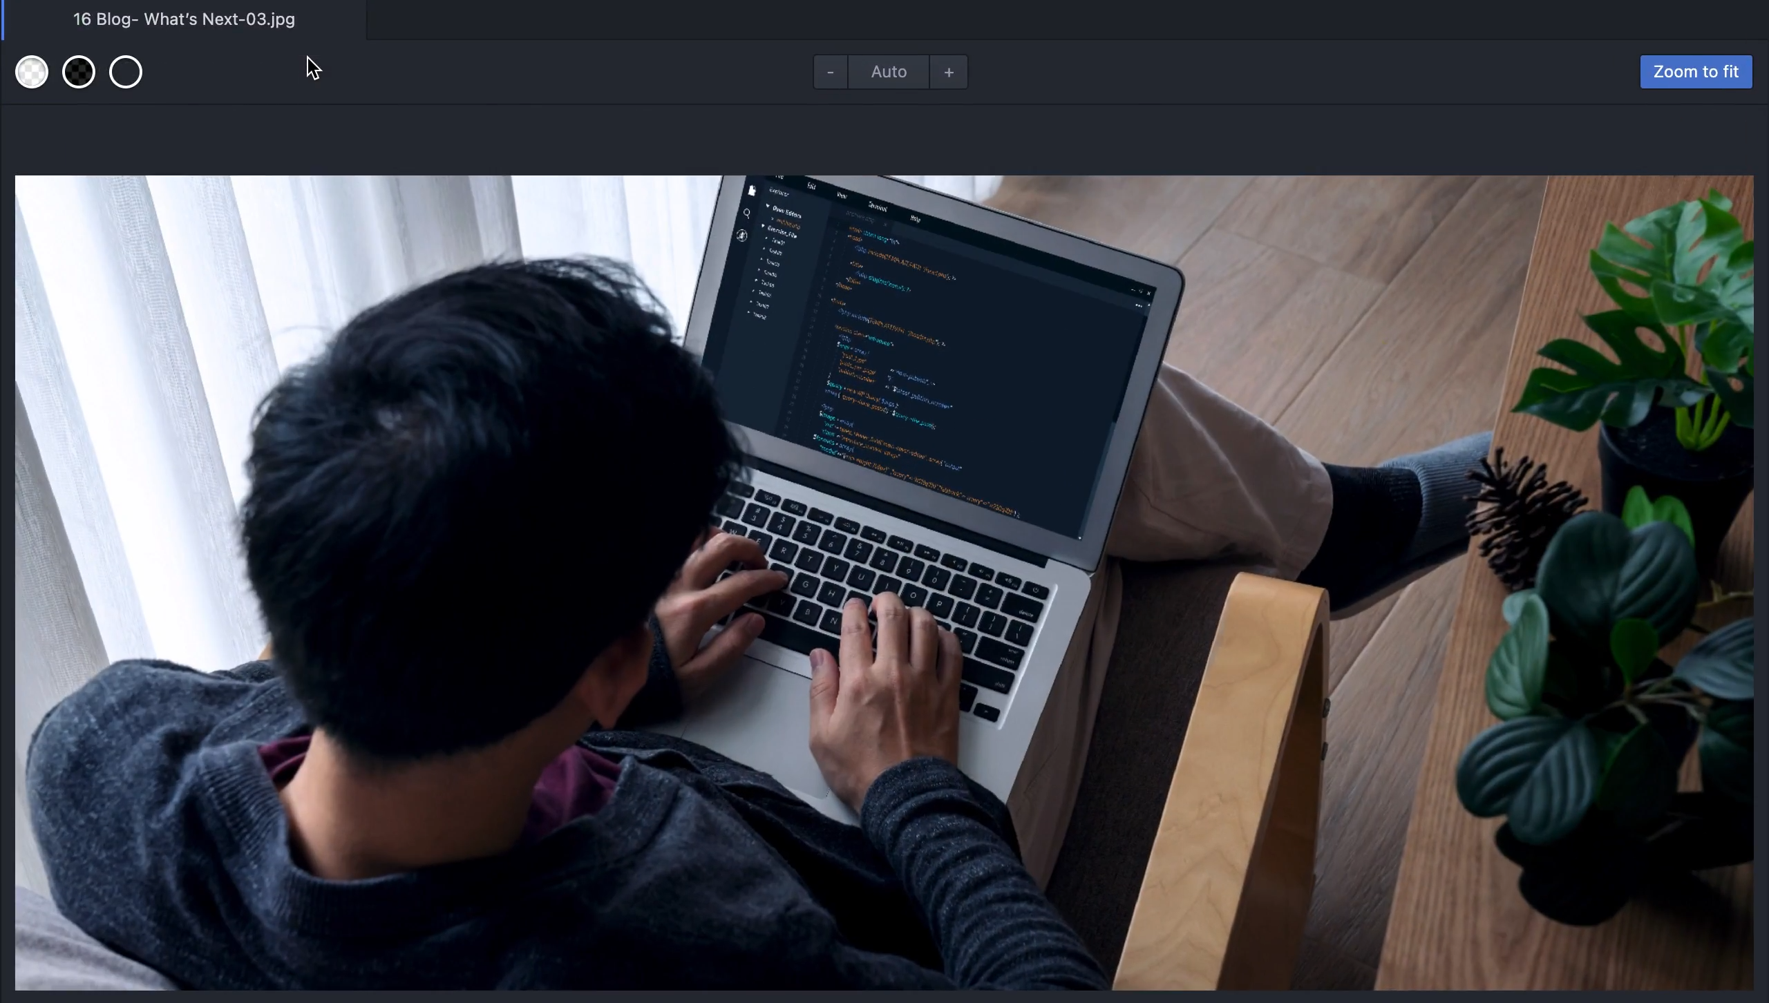  What do you see at coordinates (817, 74) in the screenshot?
I see `zoom out` at bounding box center [817, 74].